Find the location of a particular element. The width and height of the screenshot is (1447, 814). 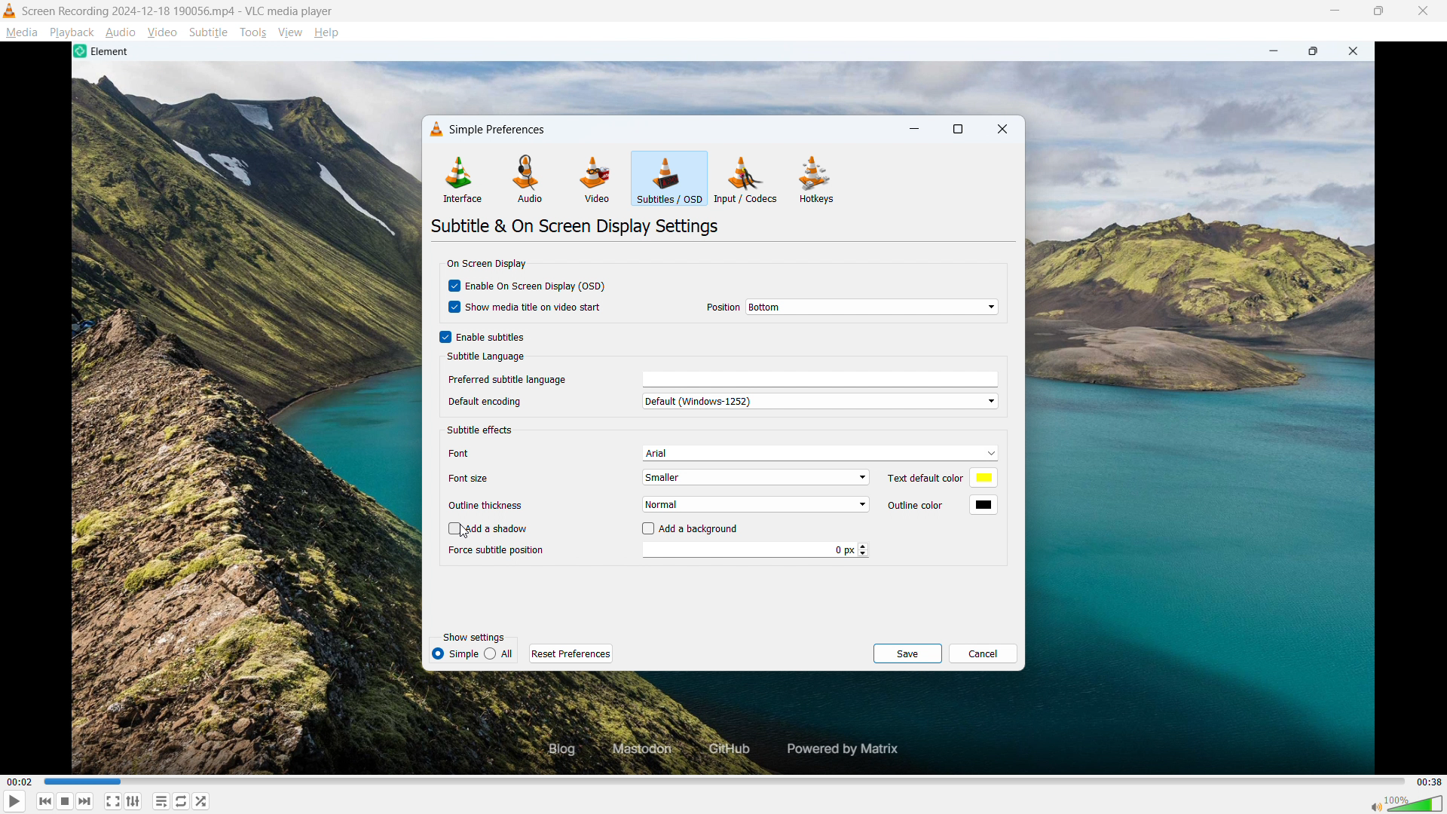

random  is located at coordinates (202, 801).